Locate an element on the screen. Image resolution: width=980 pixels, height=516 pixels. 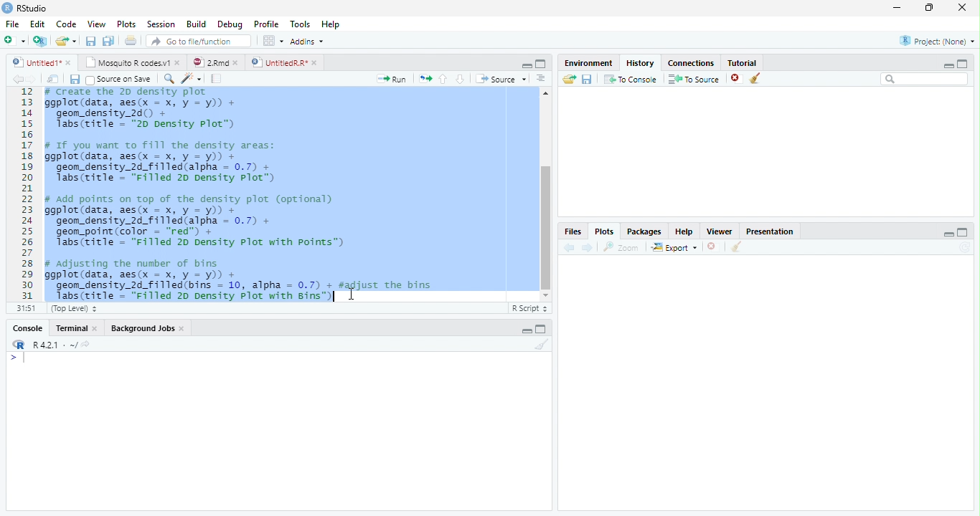
Files, is located at coordinates (570, 231).